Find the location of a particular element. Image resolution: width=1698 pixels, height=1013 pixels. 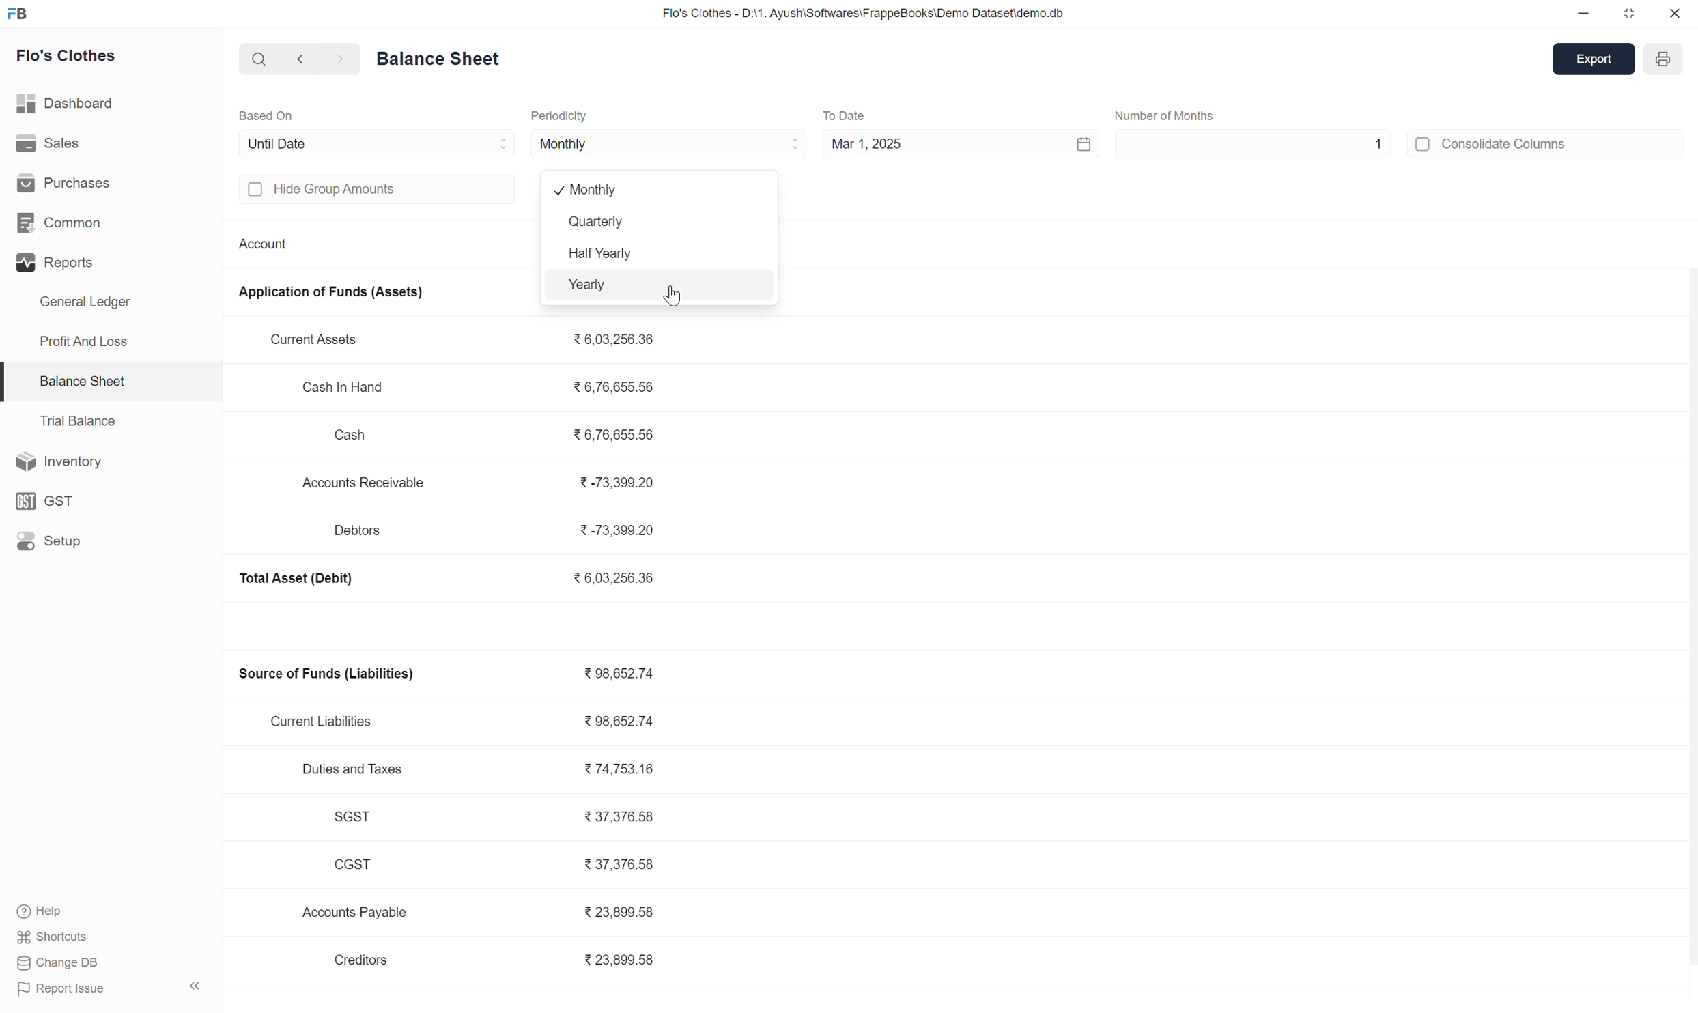

Consolidate Columns is located at coordinates (1512, 144).